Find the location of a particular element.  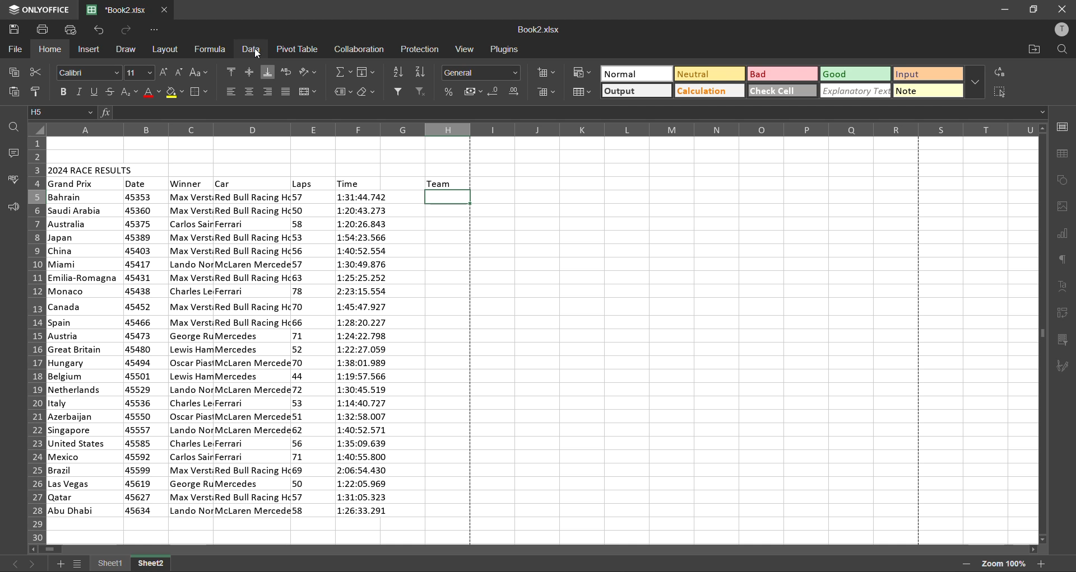

copy is located at coordinates (16, 73).